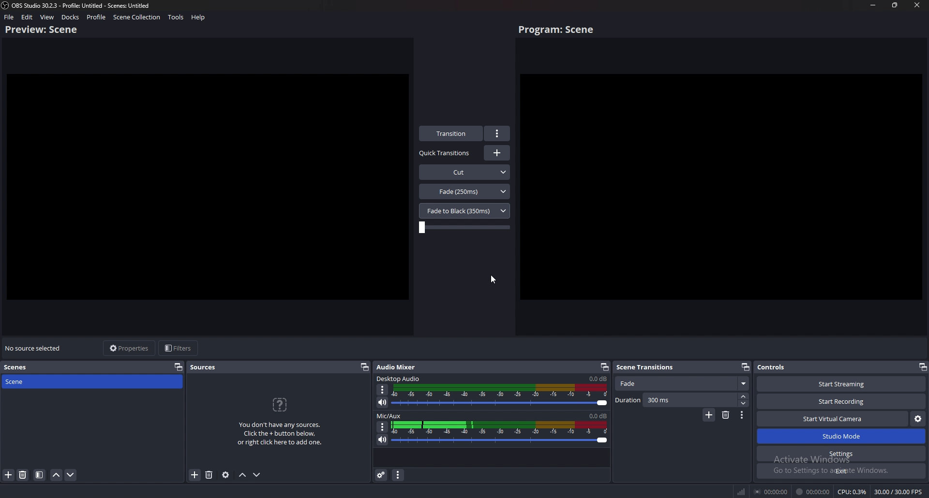 This screenshot has height=498, width=929. What do you see at coordinates (364, 367) in the screenshot?
I see `pop out` at bounding box center [364, 367].